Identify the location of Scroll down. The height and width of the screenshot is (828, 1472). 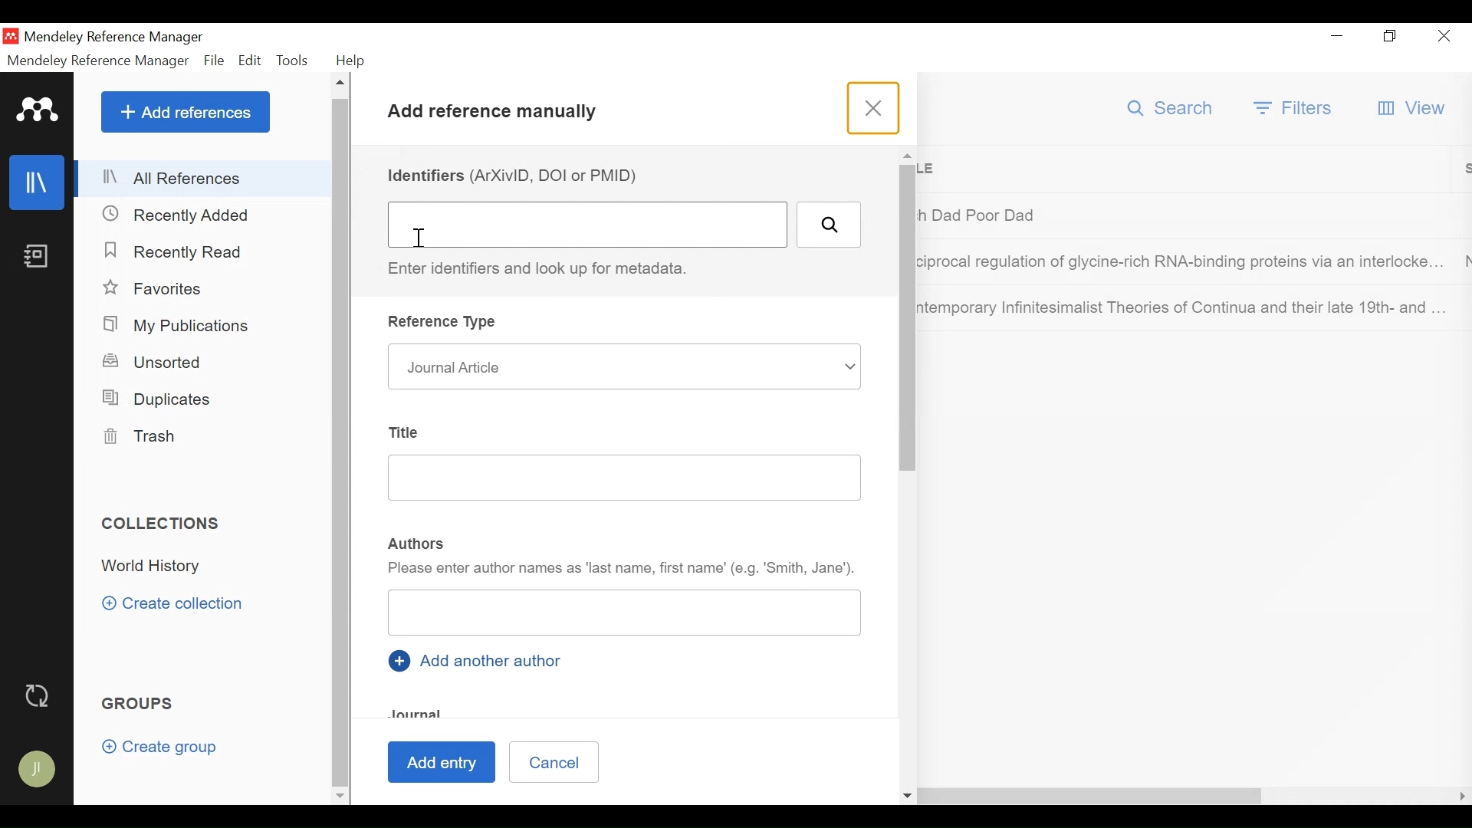
(338, 798).